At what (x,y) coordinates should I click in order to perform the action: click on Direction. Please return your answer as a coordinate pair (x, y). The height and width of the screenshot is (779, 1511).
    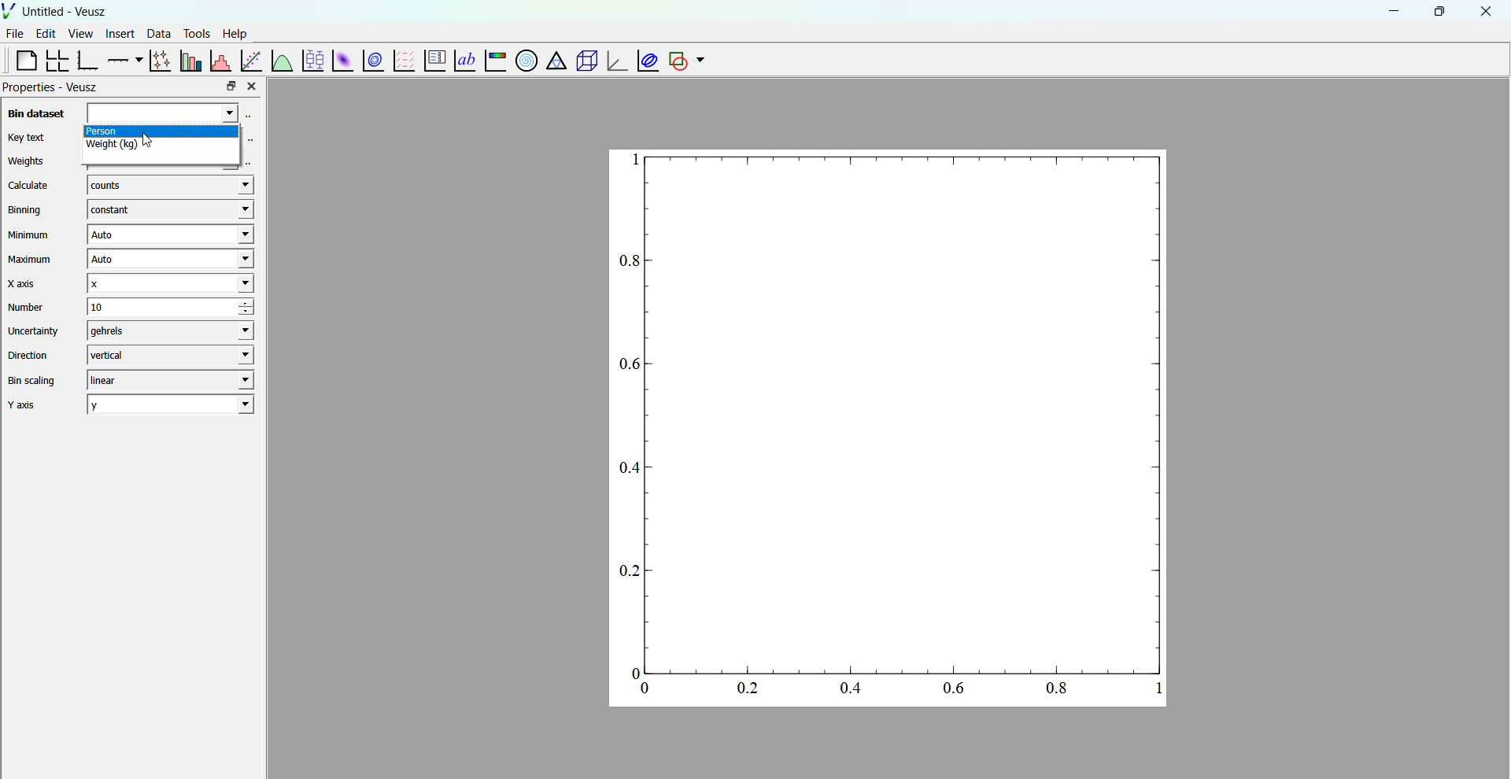
    Looking at the image, I should click on (31, 354).